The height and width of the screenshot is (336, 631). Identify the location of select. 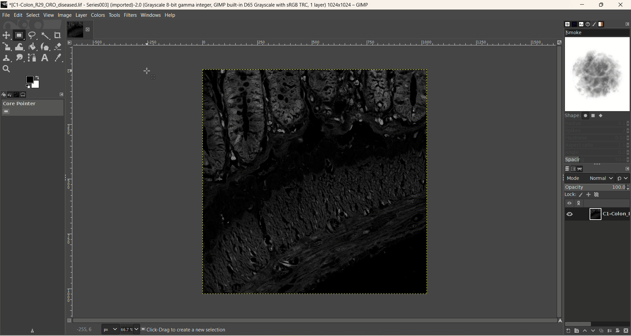
(34, 15).